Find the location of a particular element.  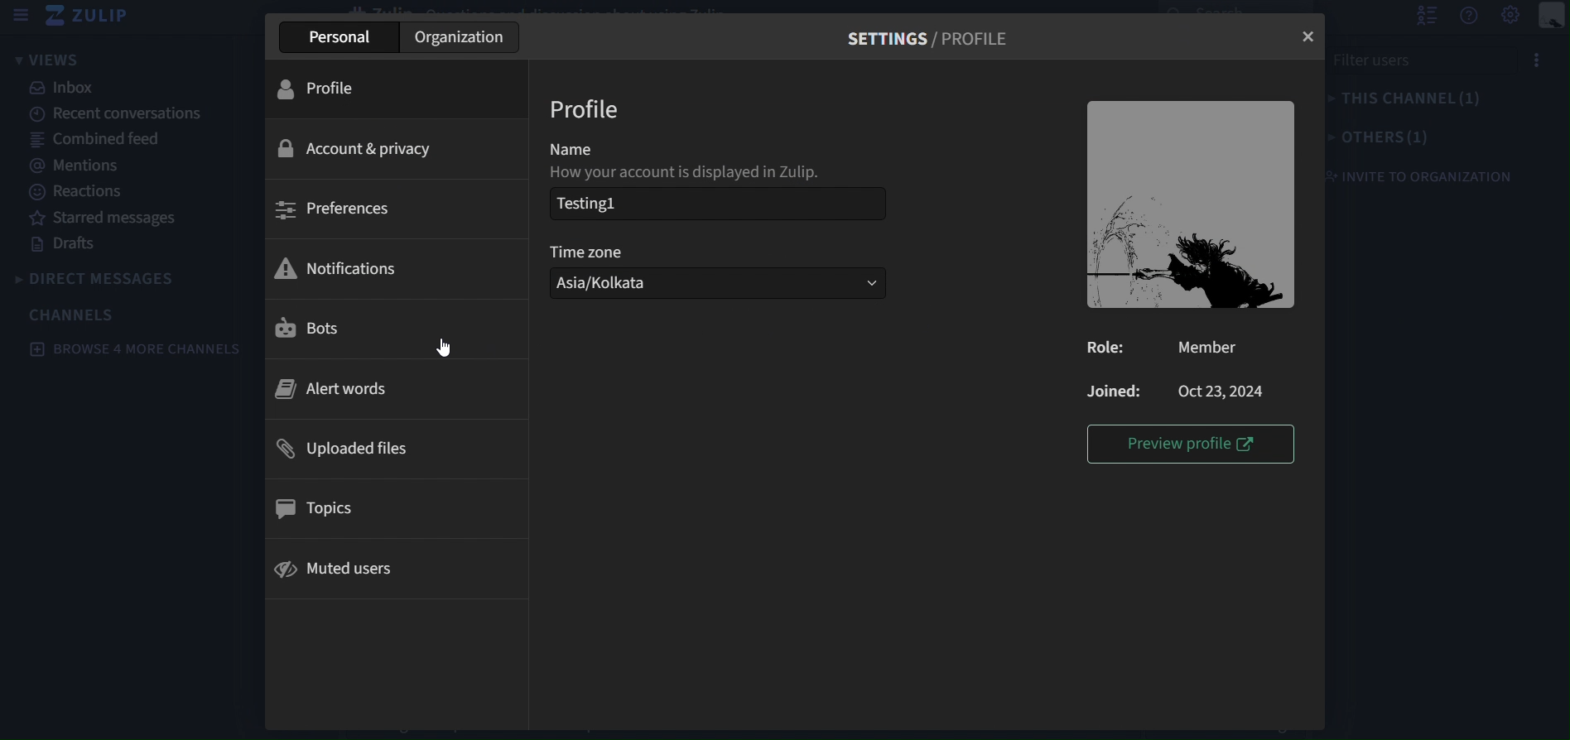

this channel(1) is located at coordinates (1433, 102).